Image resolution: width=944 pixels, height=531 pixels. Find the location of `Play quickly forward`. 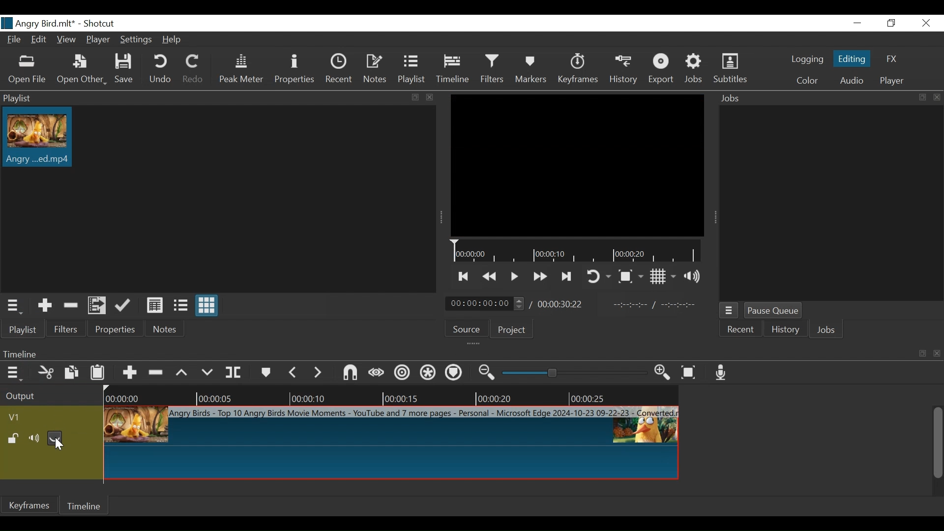

Play quickly forward is located at coordinates (538, 277).